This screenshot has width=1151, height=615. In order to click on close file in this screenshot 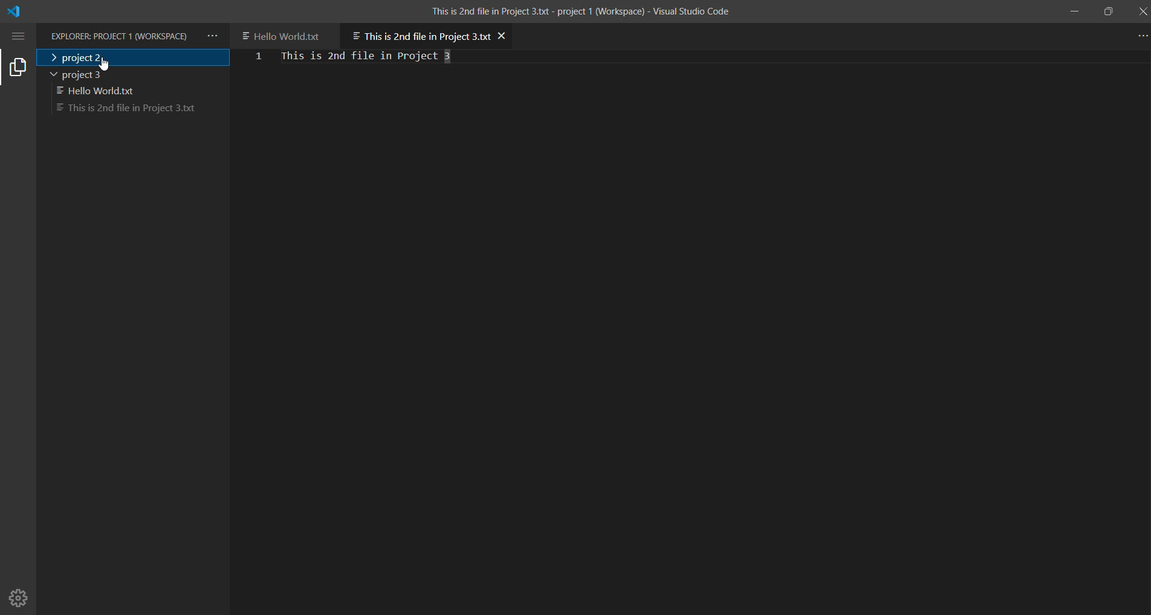, I will do `click(504, 35)`.